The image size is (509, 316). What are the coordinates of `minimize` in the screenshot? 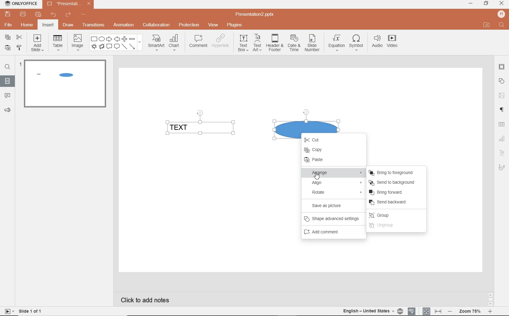 It's located at (470, 4).